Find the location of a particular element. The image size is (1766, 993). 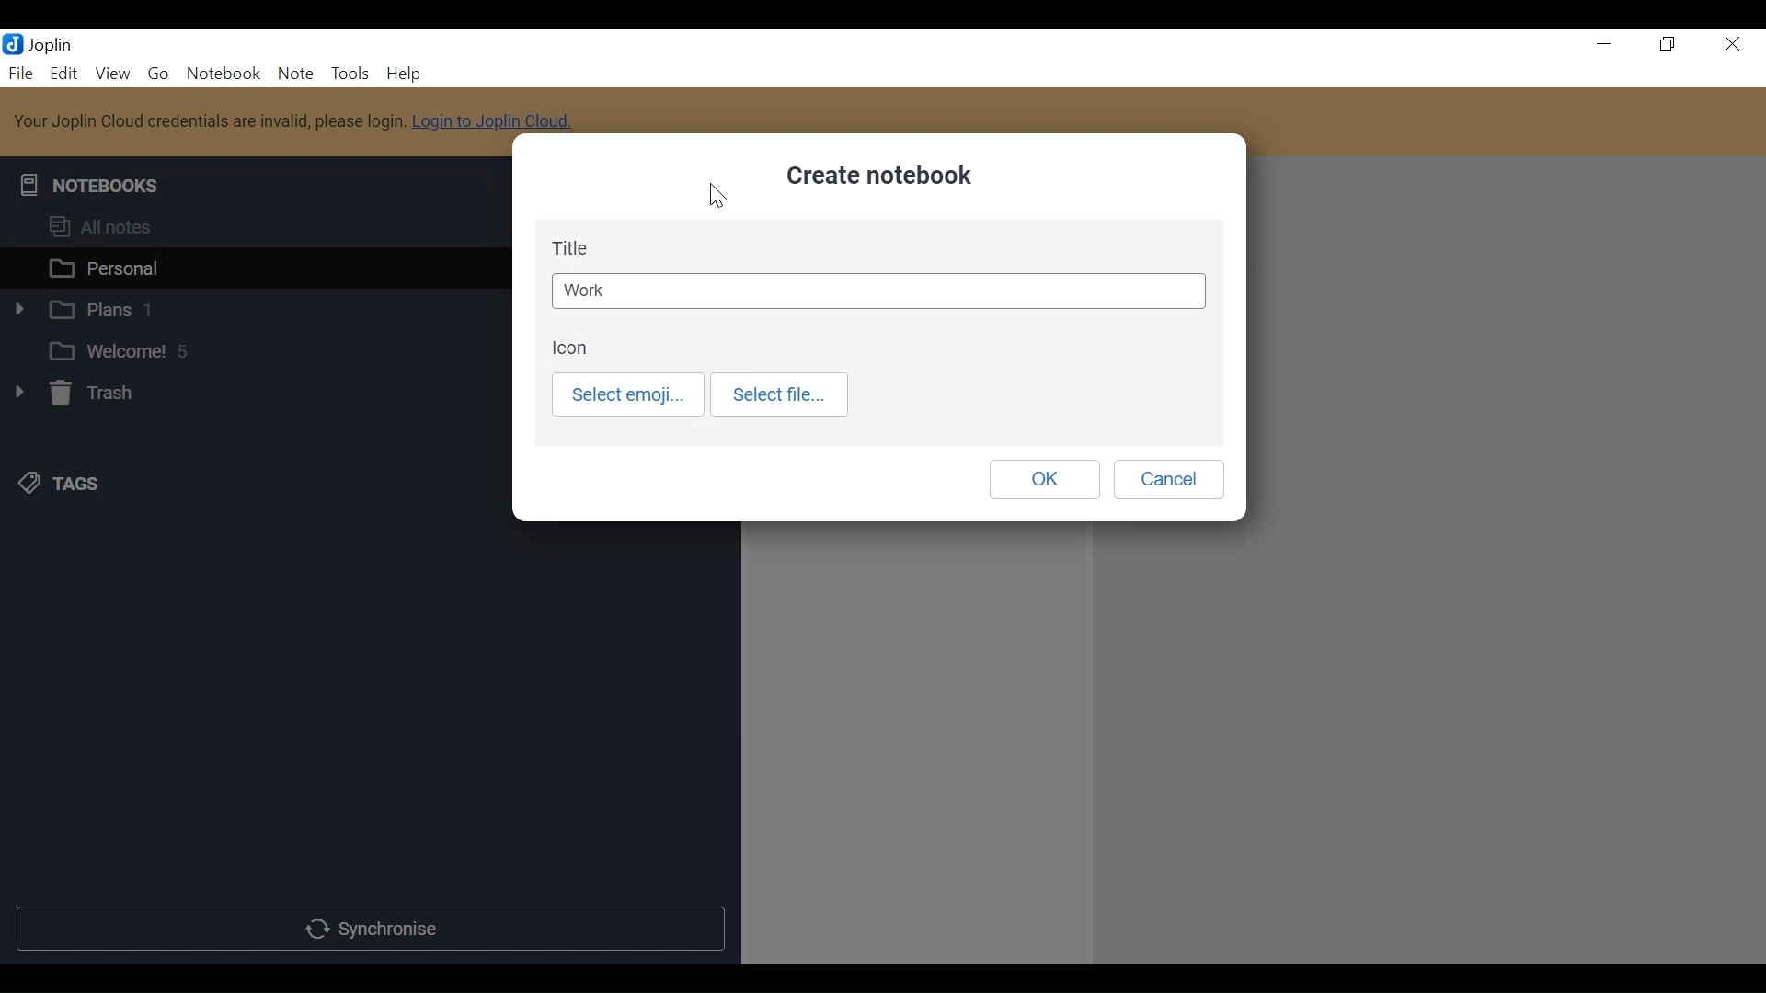

Create Notebook is located at coordinates (878, 178).